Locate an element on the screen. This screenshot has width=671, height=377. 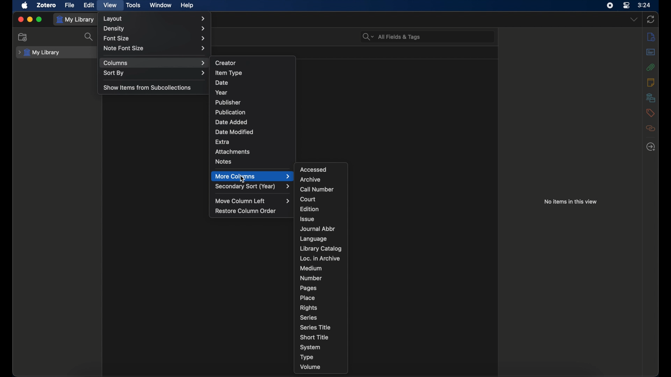
secondary sort is located at coordinates (253, 187).